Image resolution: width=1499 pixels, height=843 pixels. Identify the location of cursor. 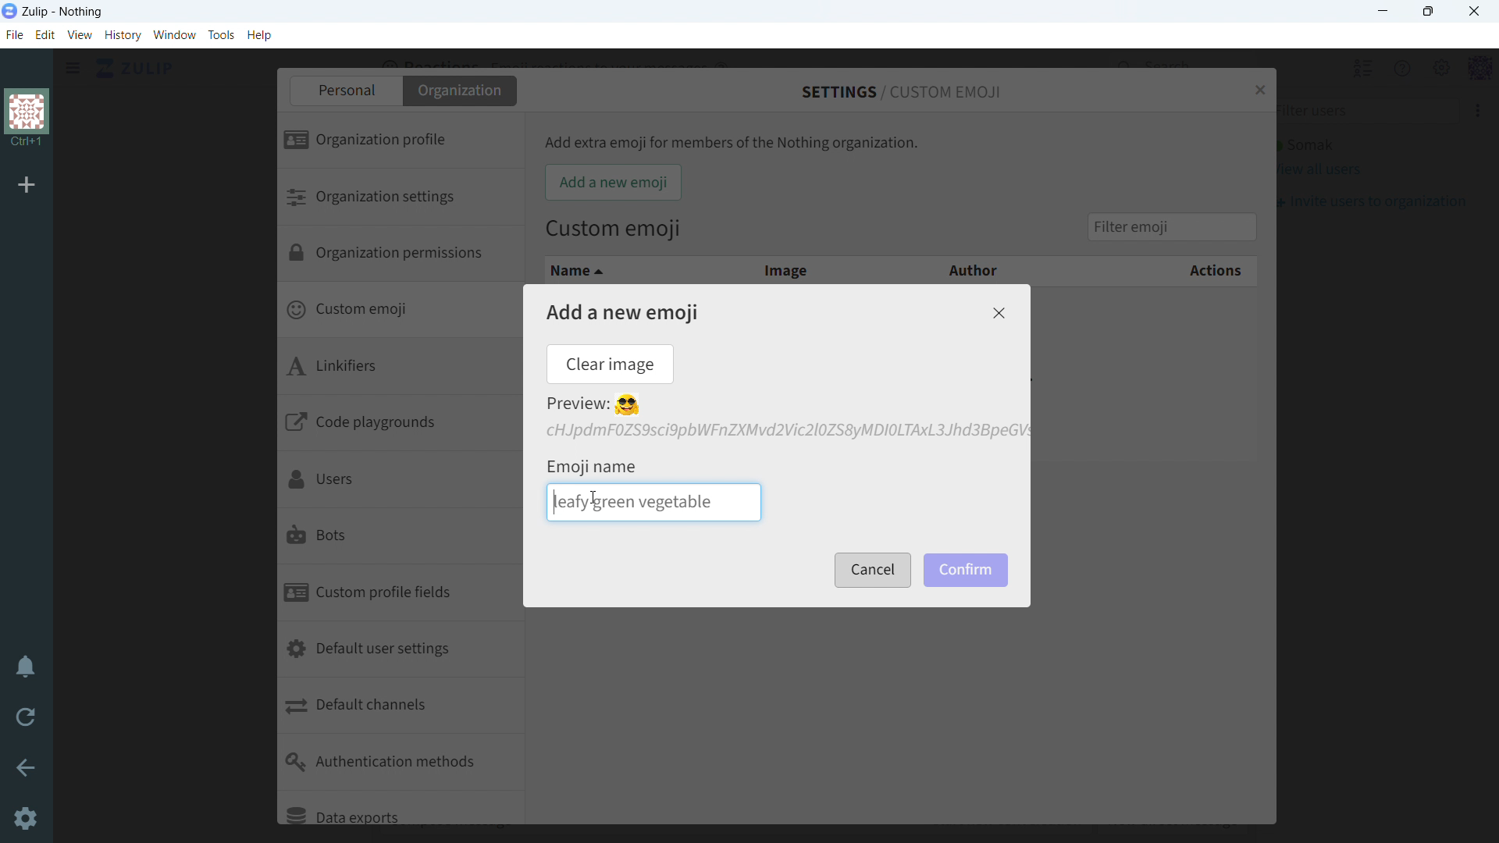
(595, 499).